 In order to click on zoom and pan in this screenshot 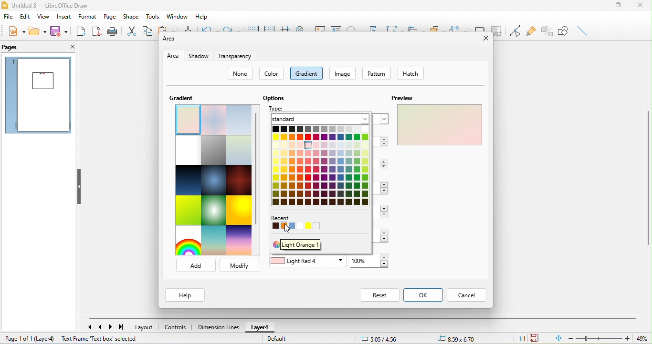, I will do `click(301, 28)`.